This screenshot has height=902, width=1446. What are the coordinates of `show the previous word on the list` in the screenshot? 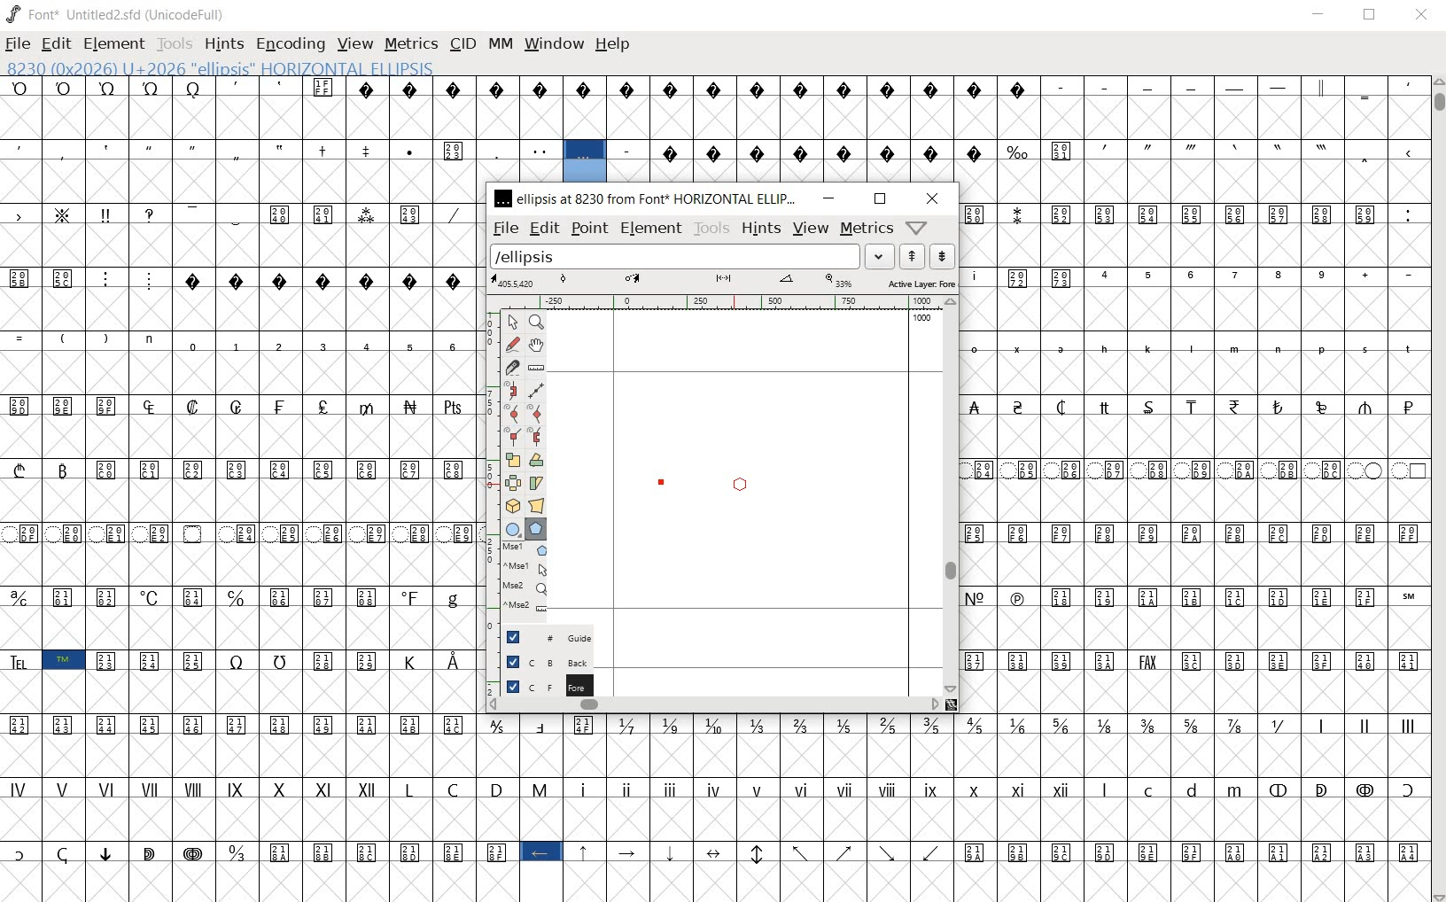 It's located at (942, 255).